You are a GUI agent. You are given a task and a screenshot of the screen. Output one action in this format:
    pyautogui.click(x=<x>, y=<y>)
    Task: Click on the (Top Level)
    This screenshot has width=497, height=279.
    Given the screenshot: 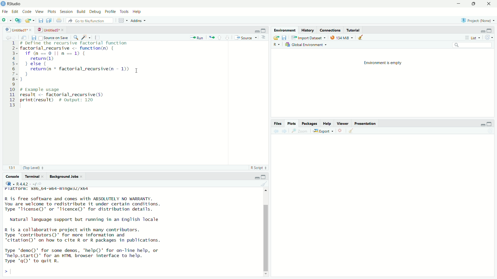 What is the action you would take?
    pyautogui.click(x=34, y=168)
    